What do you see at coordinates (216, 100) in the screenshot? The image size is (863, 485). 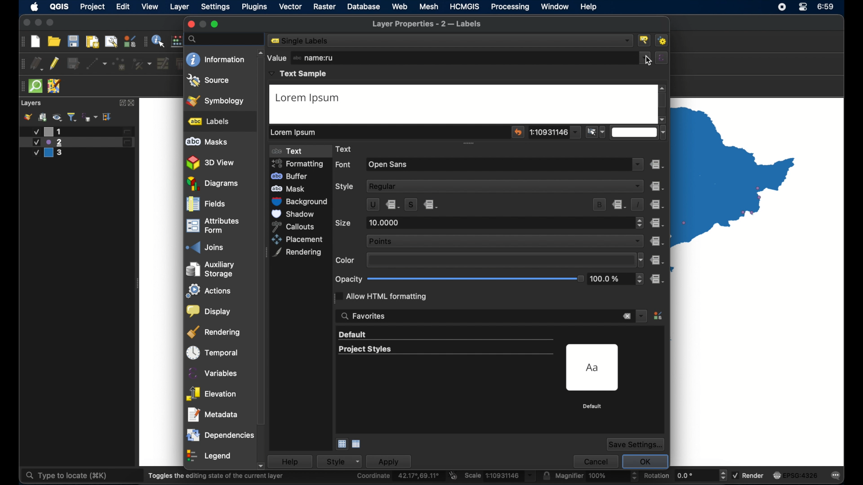 I see `symbology` at bounding box center [216, 100].